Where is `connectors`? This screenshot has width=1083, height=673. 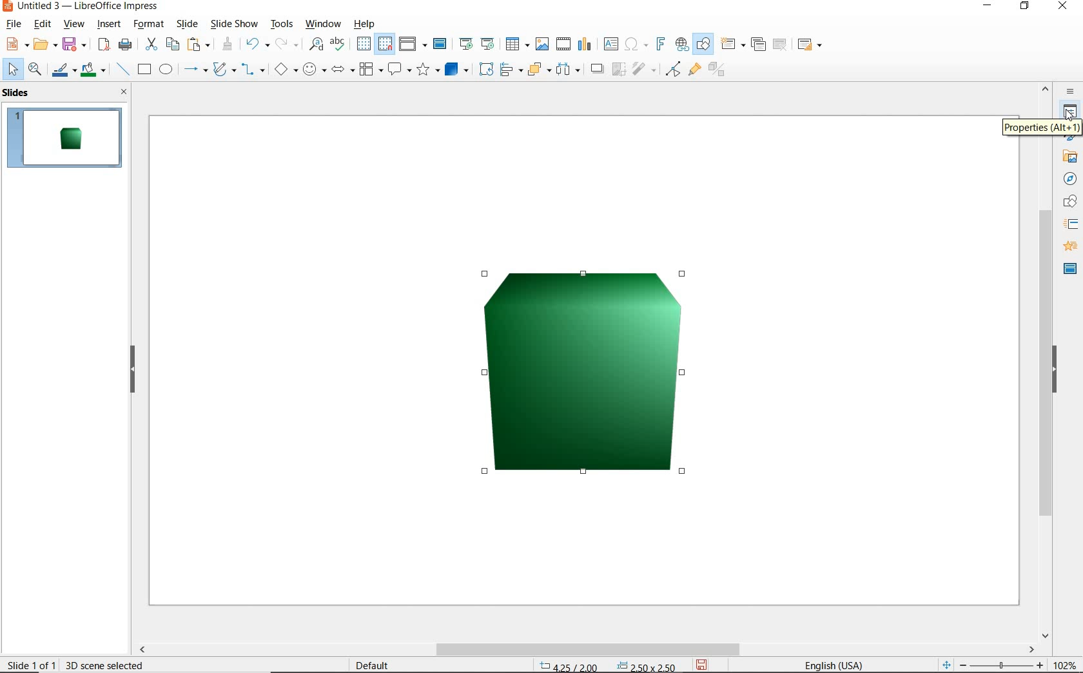 connectors is located at coordinates (255, 70).